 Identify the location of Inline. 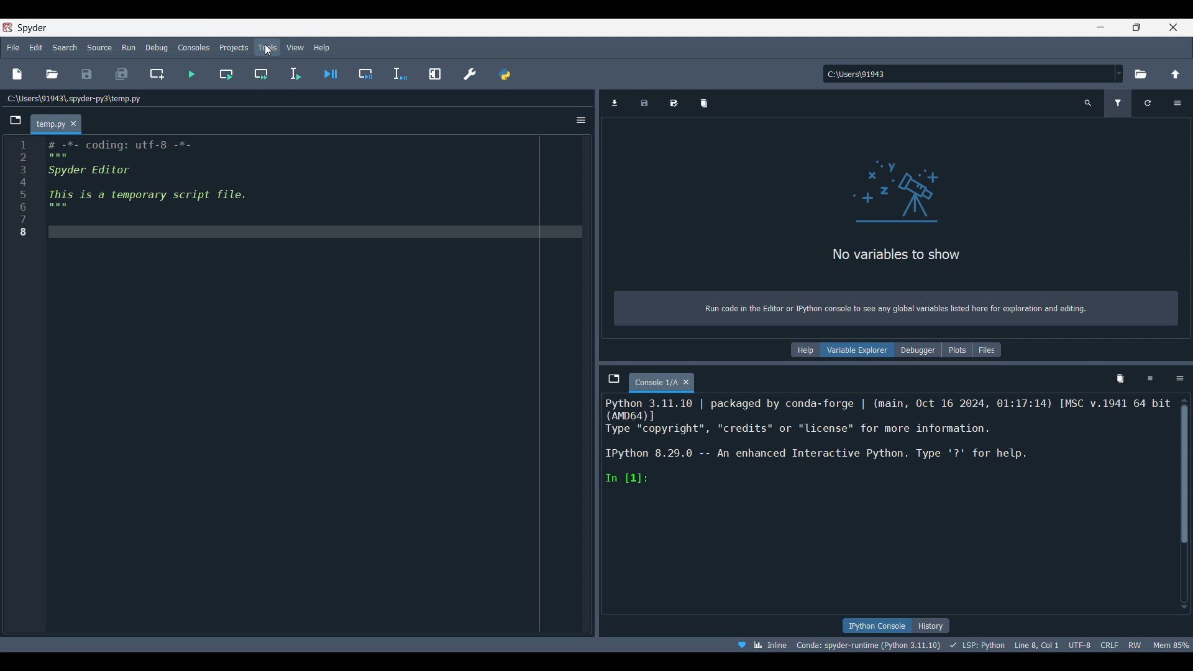
(759, 645).